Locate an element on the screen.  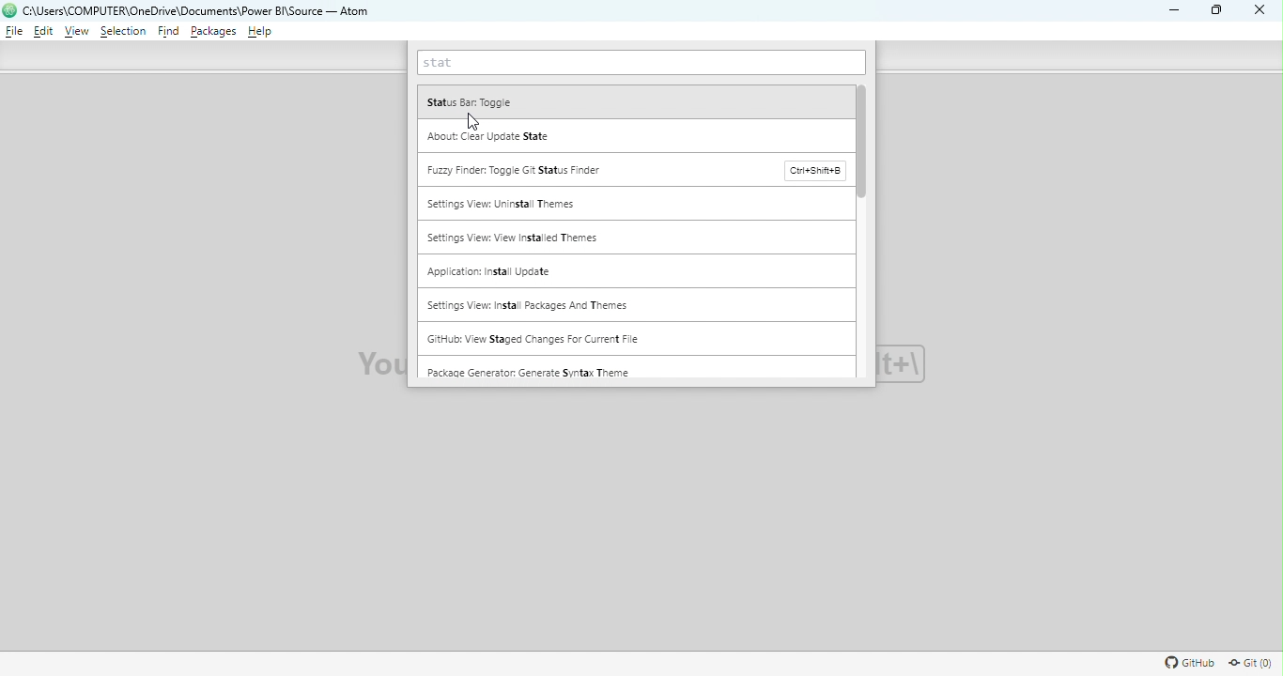
File is located at coordinates (14, 31).